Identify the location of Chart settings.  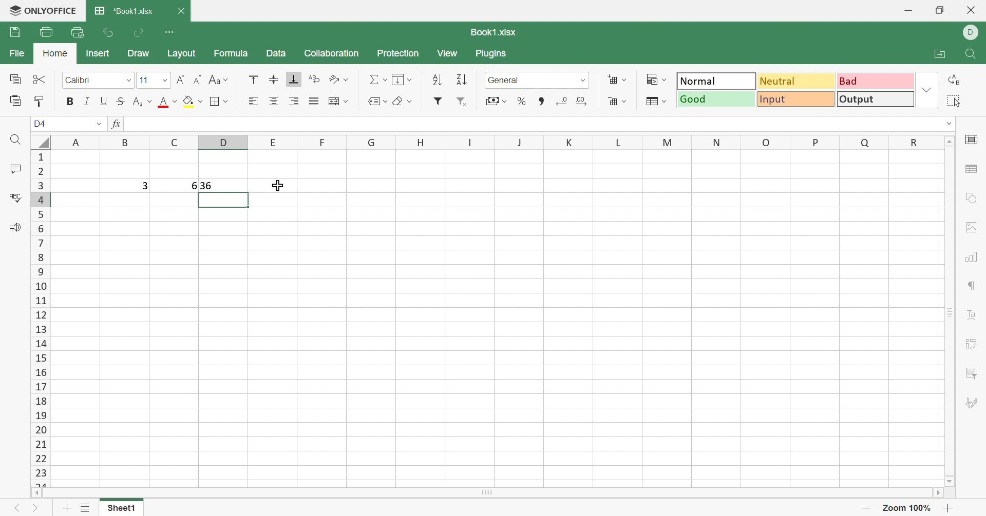
(974, 258).